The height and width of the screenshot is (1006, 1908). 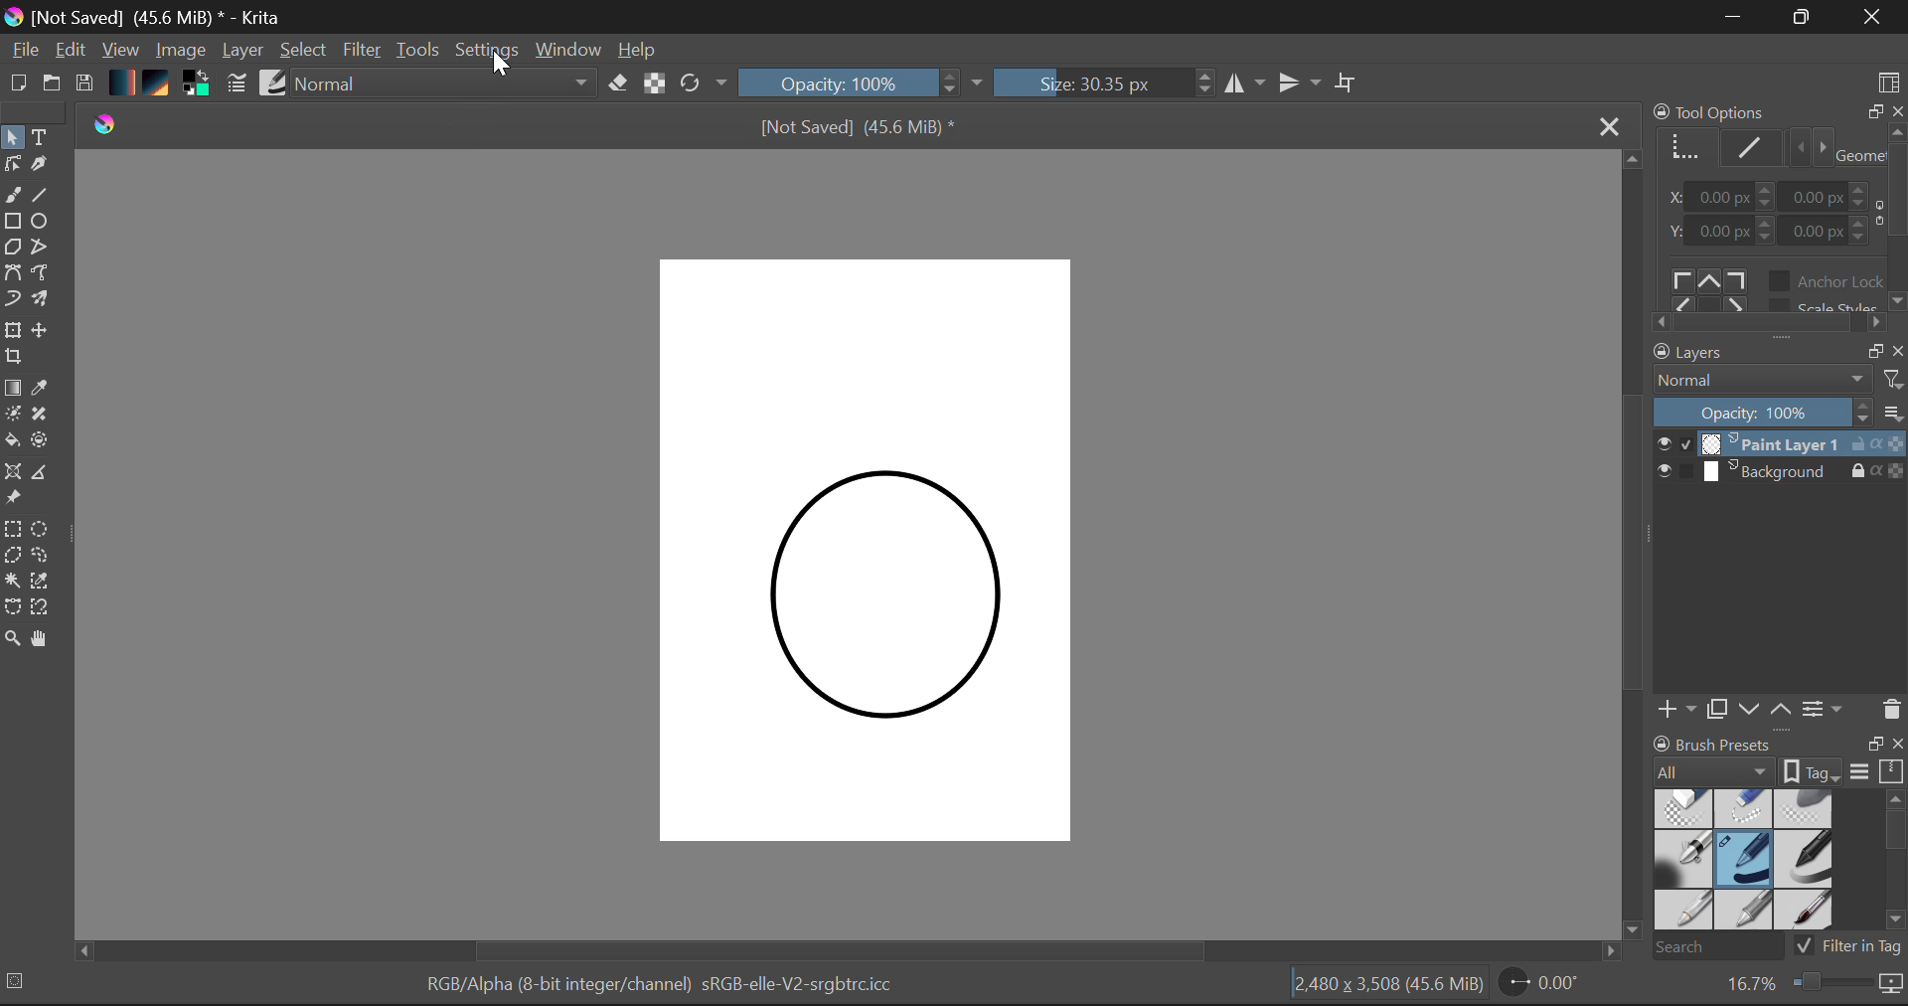 I want to click on Tool Options, so click(x=1777, y=219).